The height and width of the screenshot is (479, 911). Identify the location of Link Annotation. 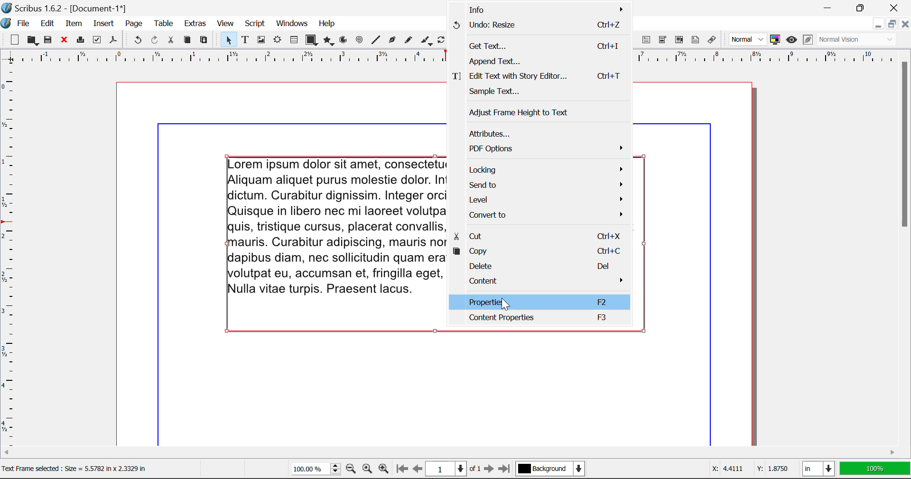
(714, 40).